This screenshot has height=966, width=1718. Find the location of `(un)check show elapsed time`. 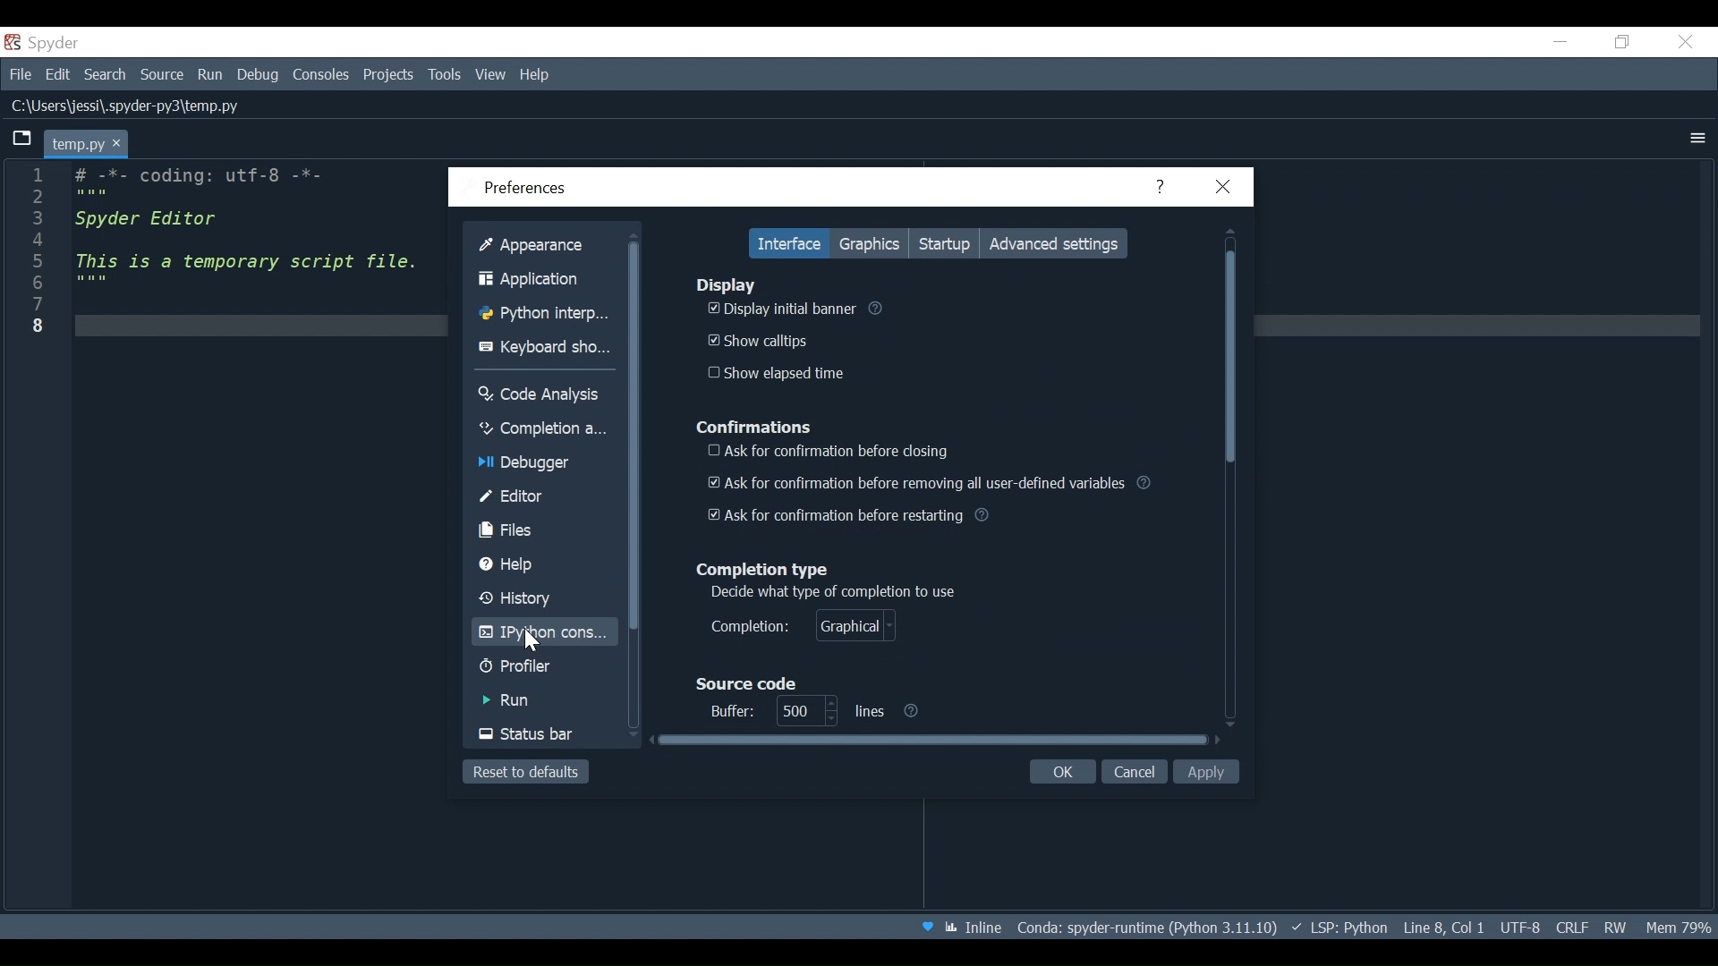

(un)check show elapsed time is located at coordinates (775, 374).